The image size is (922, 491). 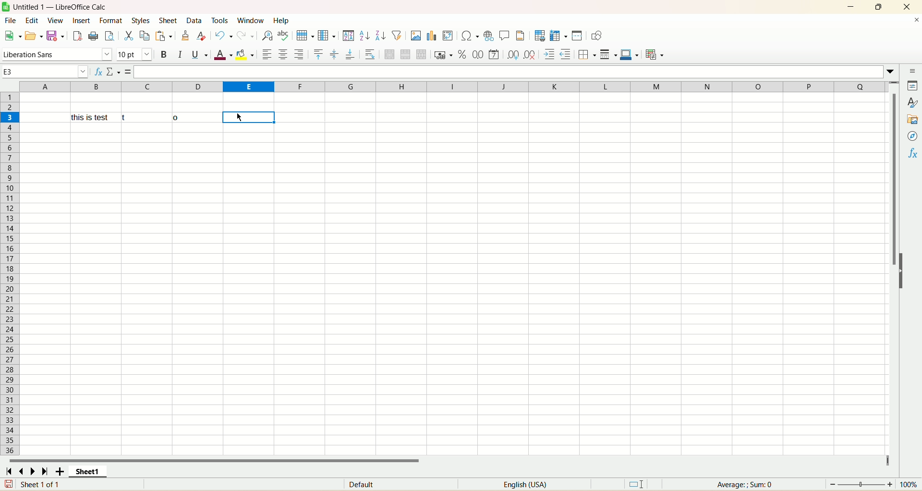 What do you see at coordinates (75, 35) in the screenshot?
I see `export directly as PDF` at bounding box center [75, 35].